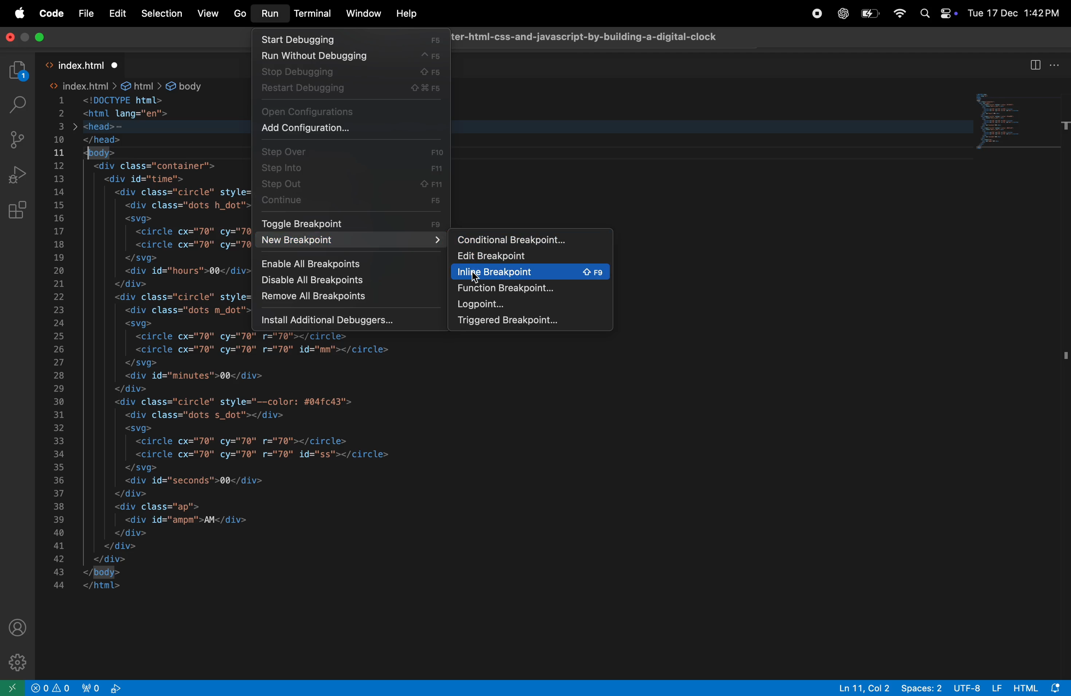 Image resolution: width=1071 pixels, height=696 pixels. What do you see at coordinates (530, 321) in the screenshot?
I see `triggered break point` at bounding box center [530, 321].